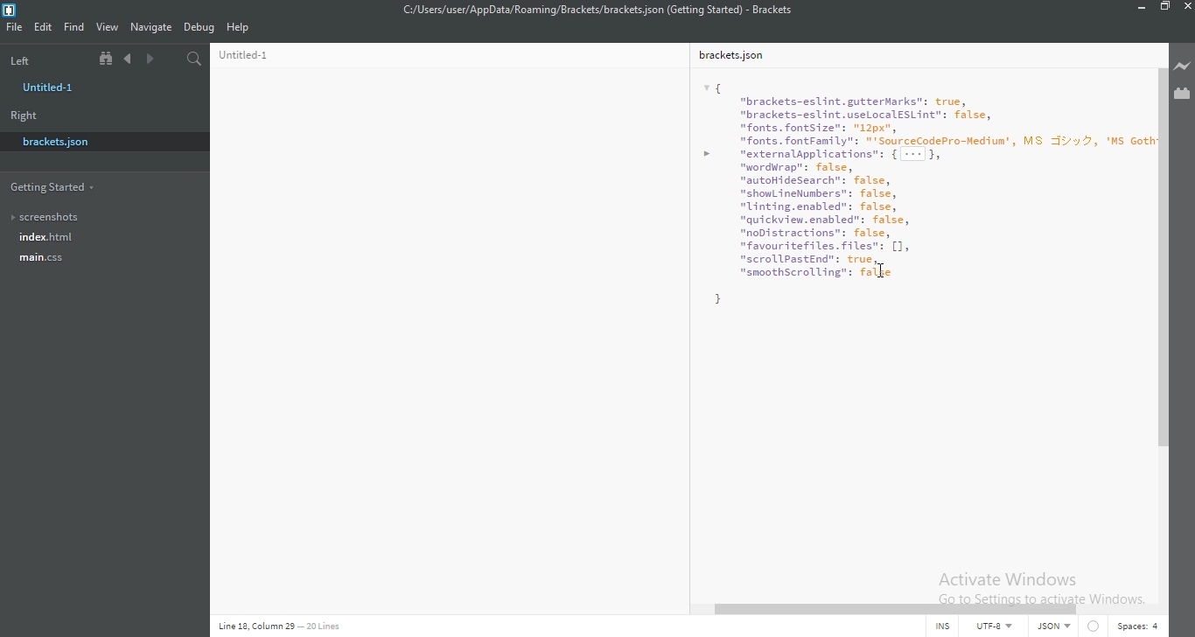 This screenshot has width=1195, height=637. Describe the element at coordinates (1165, 8) in the screenshot. I see `Restore` at that location.